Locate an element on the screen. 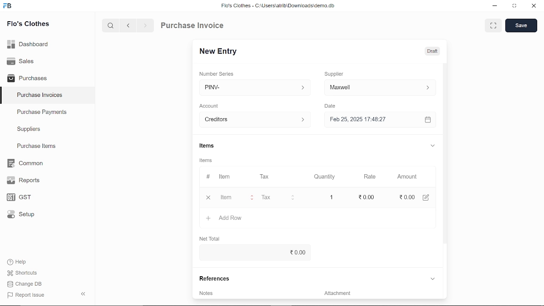 This screenshot has height=306, width=544. Draft is located at coordinates (432, 51).